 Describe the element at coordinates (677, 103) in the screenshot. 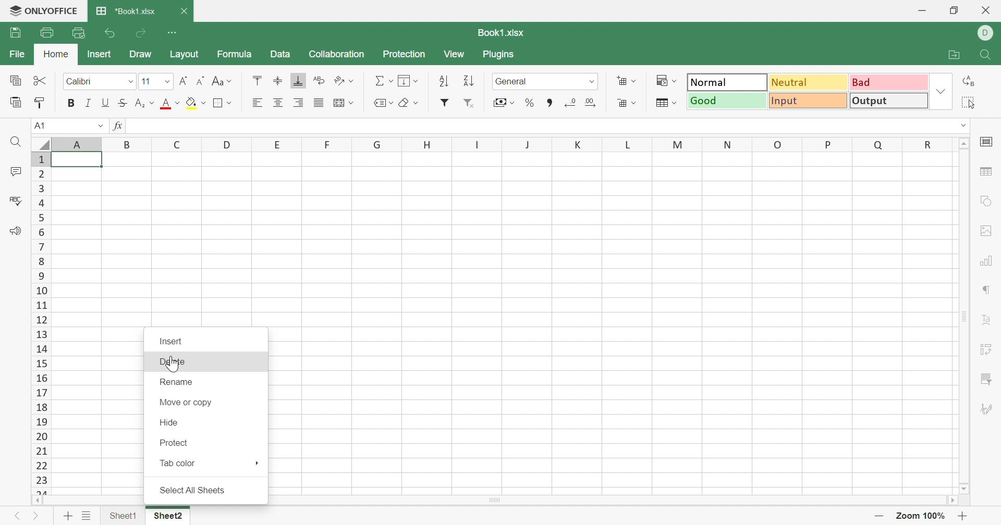

I see `Drop Down` at that location.